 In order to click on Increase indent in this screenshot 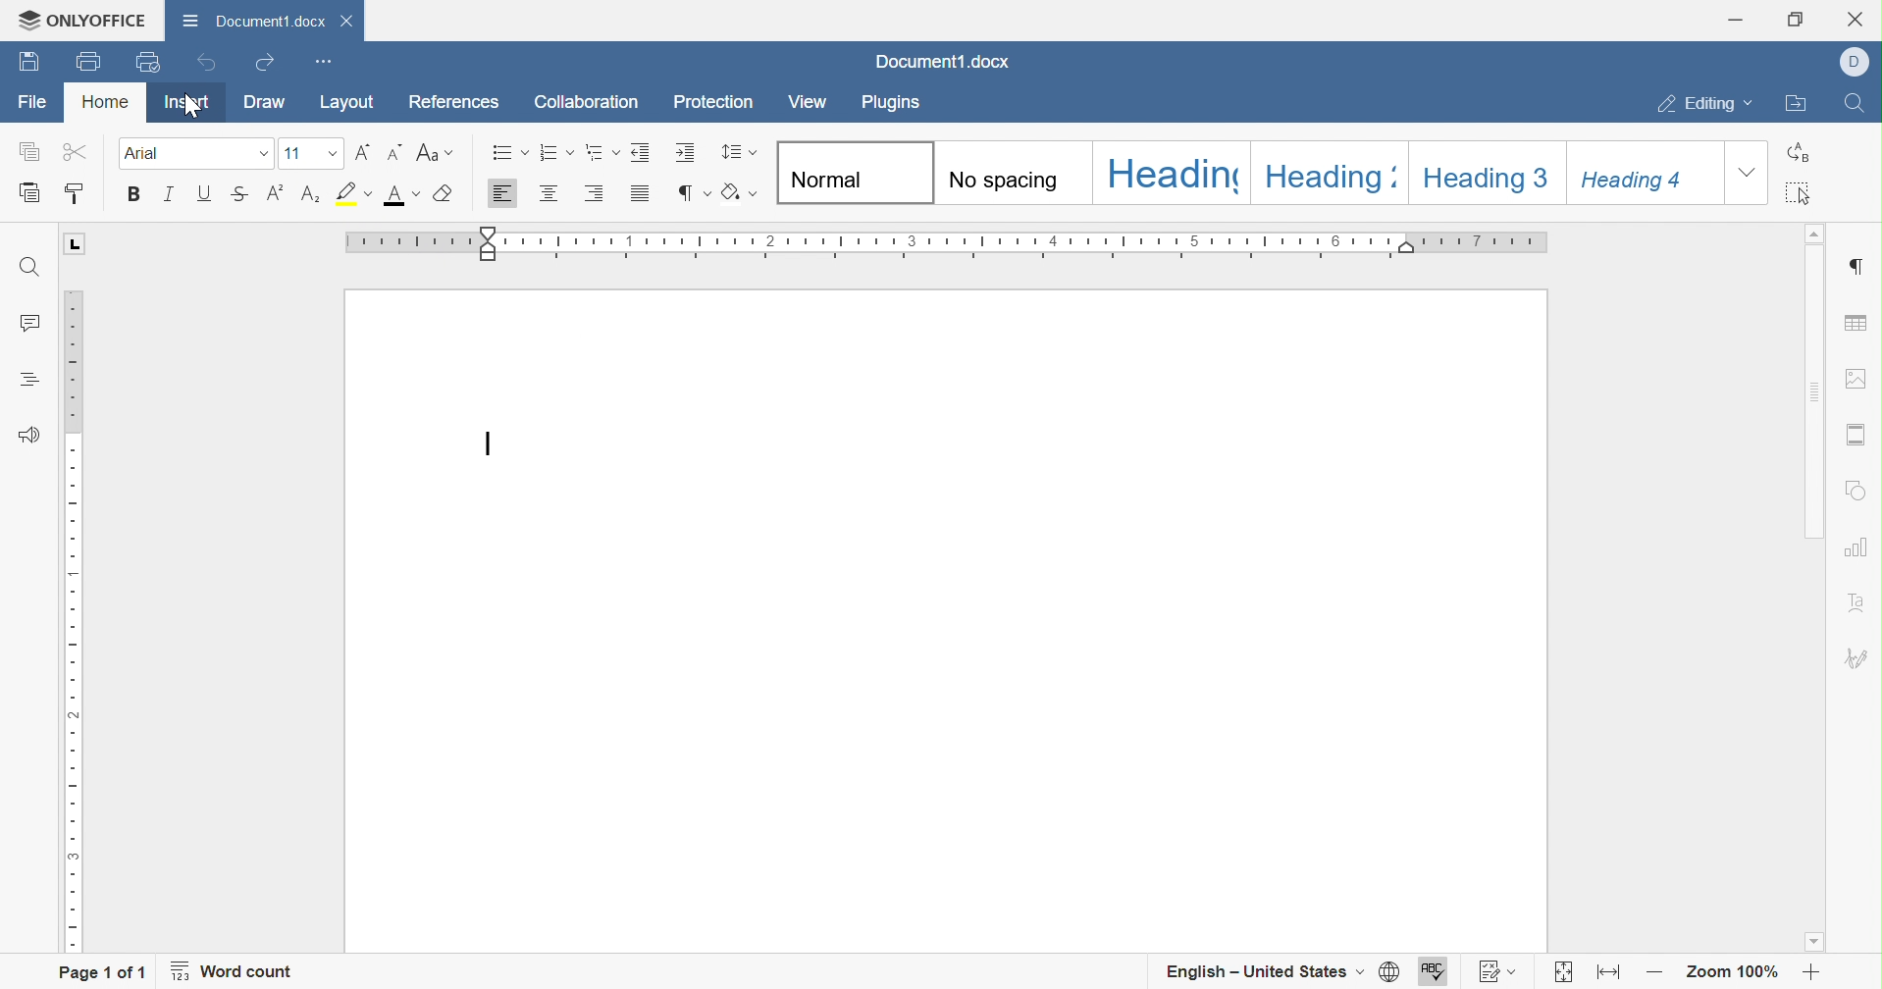, I will do `click(687, 152)`.